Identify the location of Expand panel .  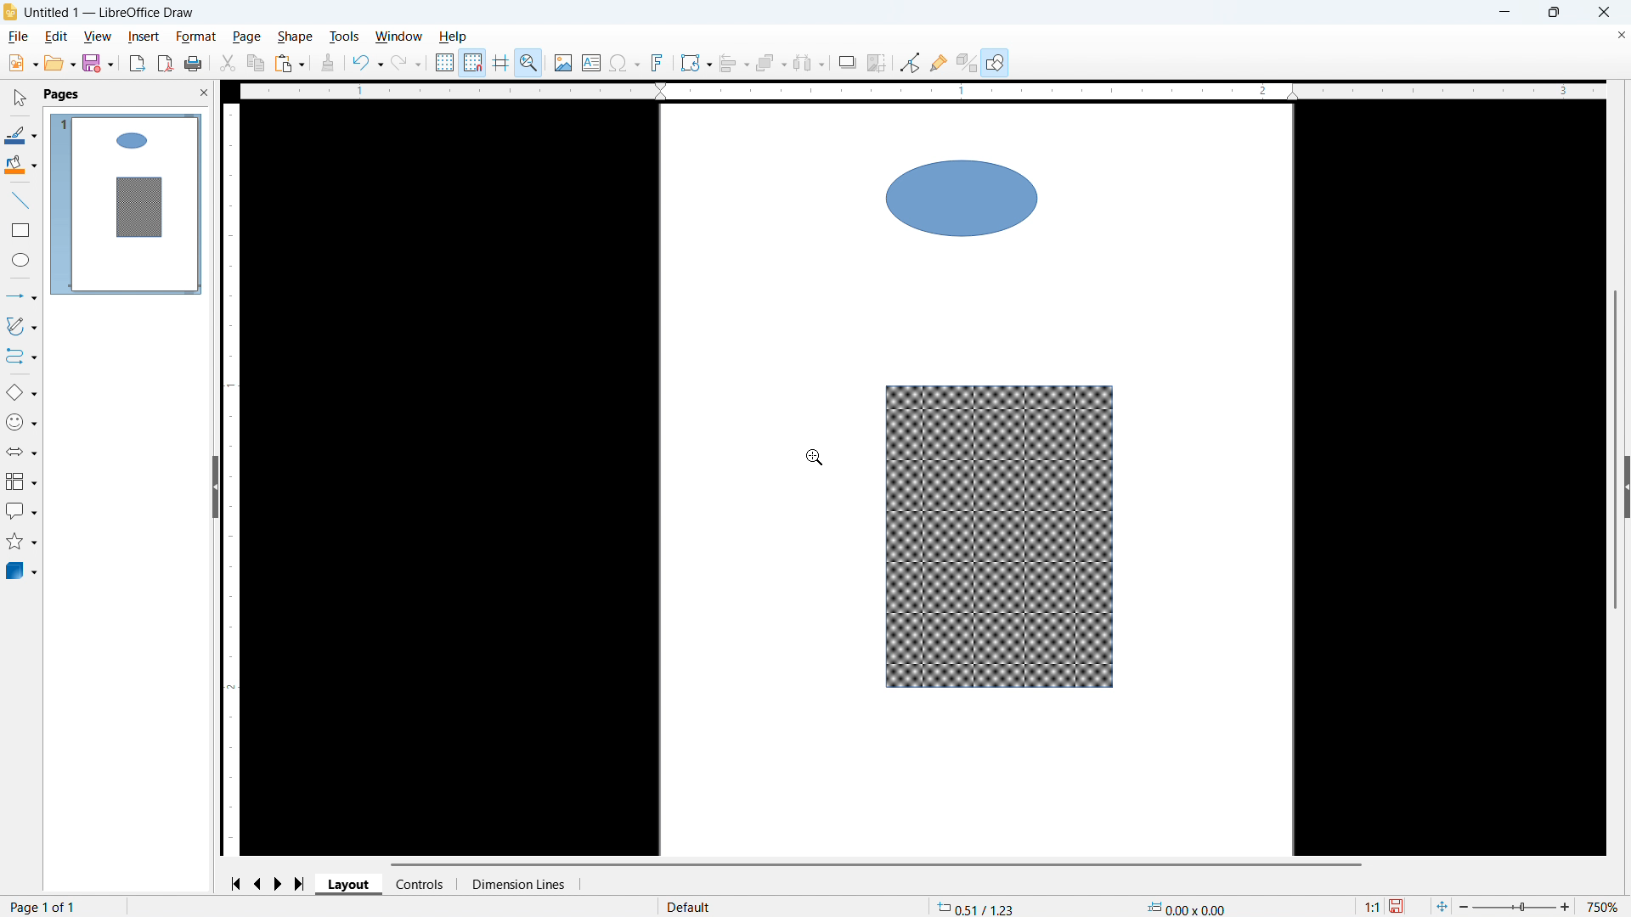
(1626, 488).